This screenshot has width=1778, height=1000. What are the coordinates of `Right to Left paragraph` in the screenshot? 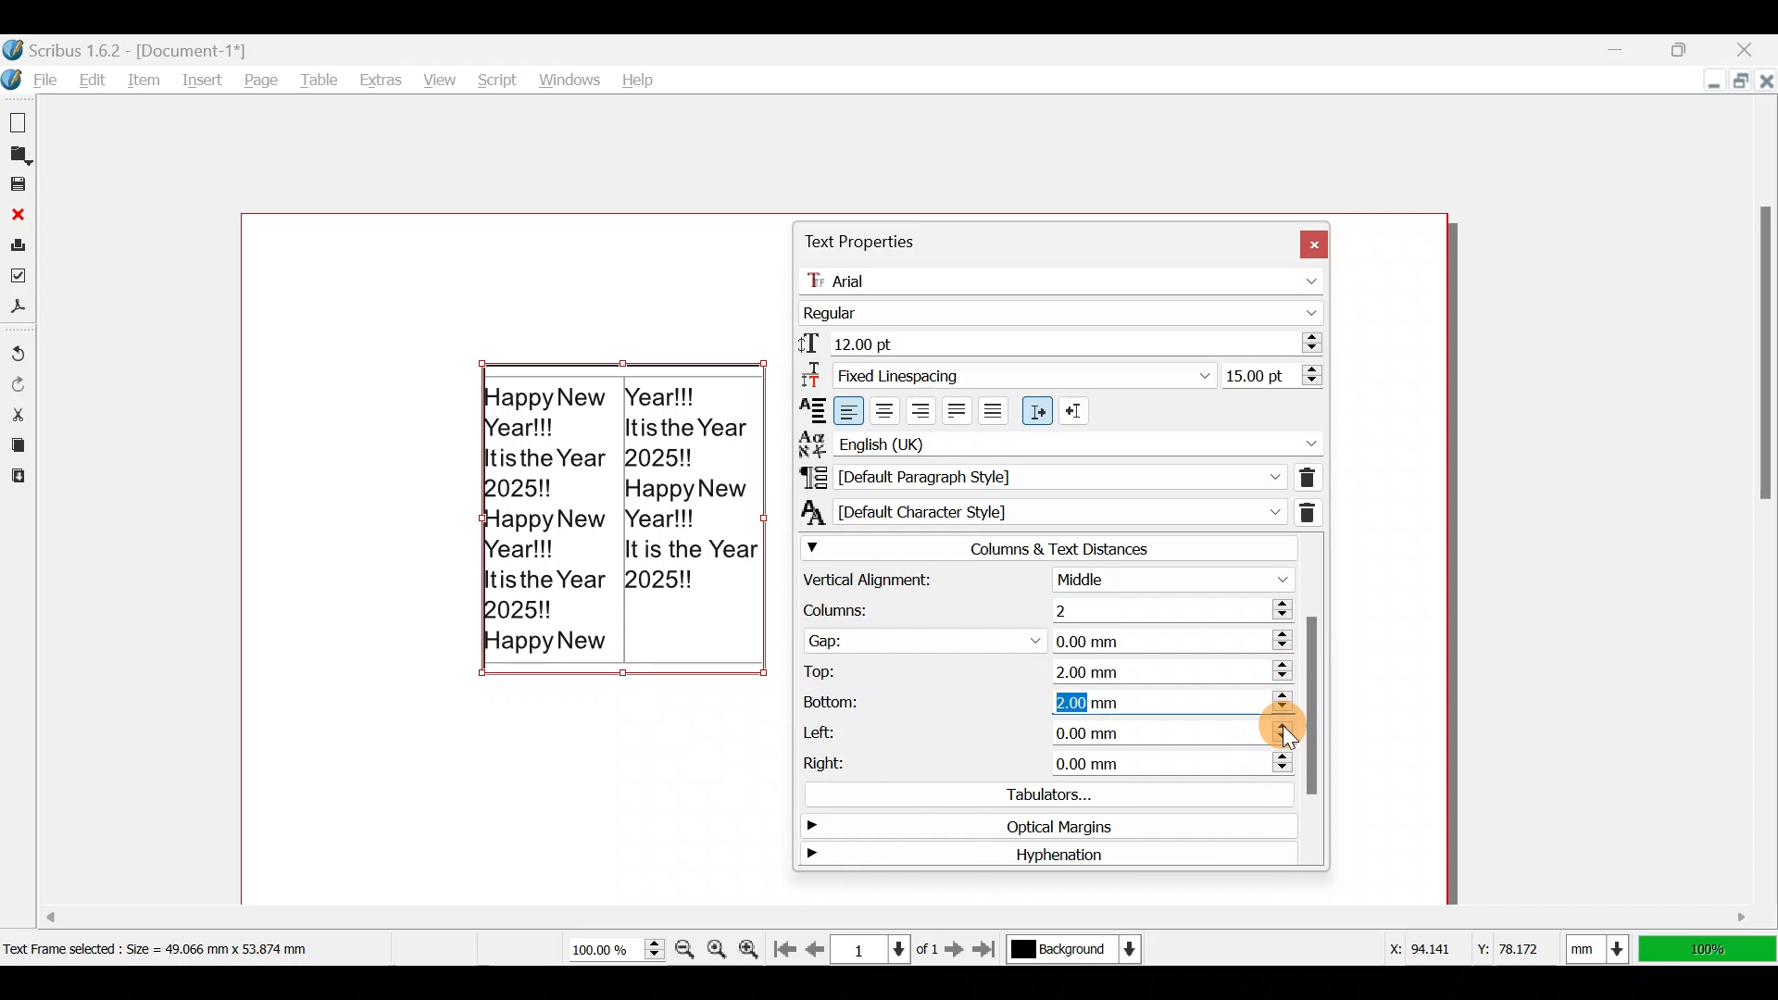 It's located at (1077, 406).